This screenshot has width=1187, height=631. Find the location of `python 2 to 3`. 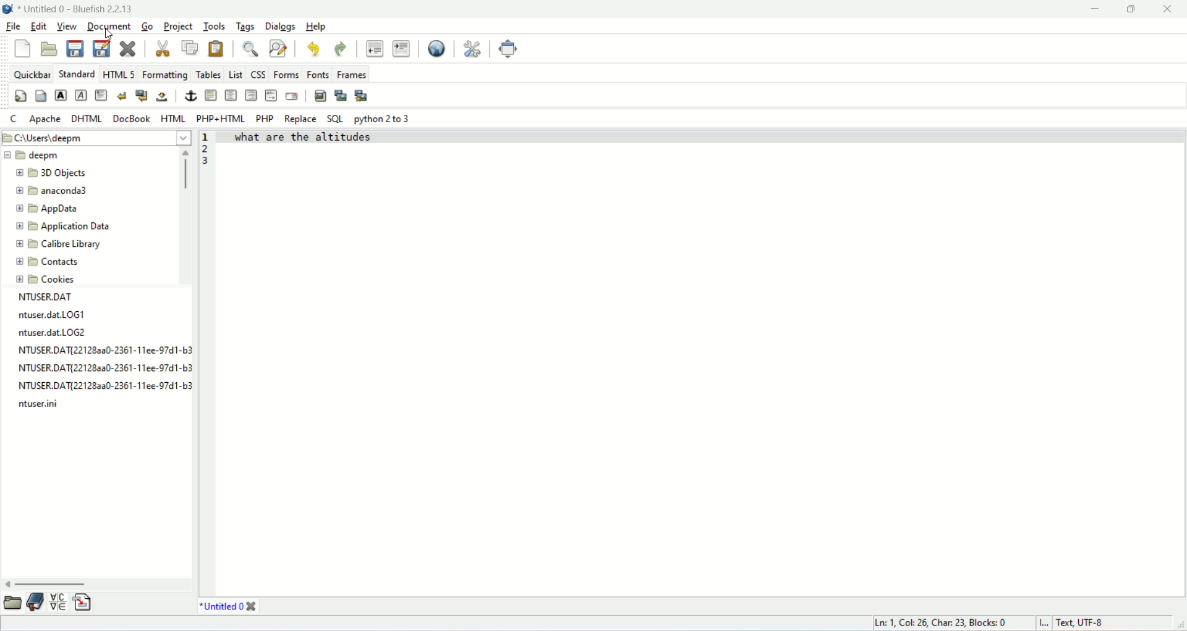

python 2 to 3 is located at coordinates (383, 119).